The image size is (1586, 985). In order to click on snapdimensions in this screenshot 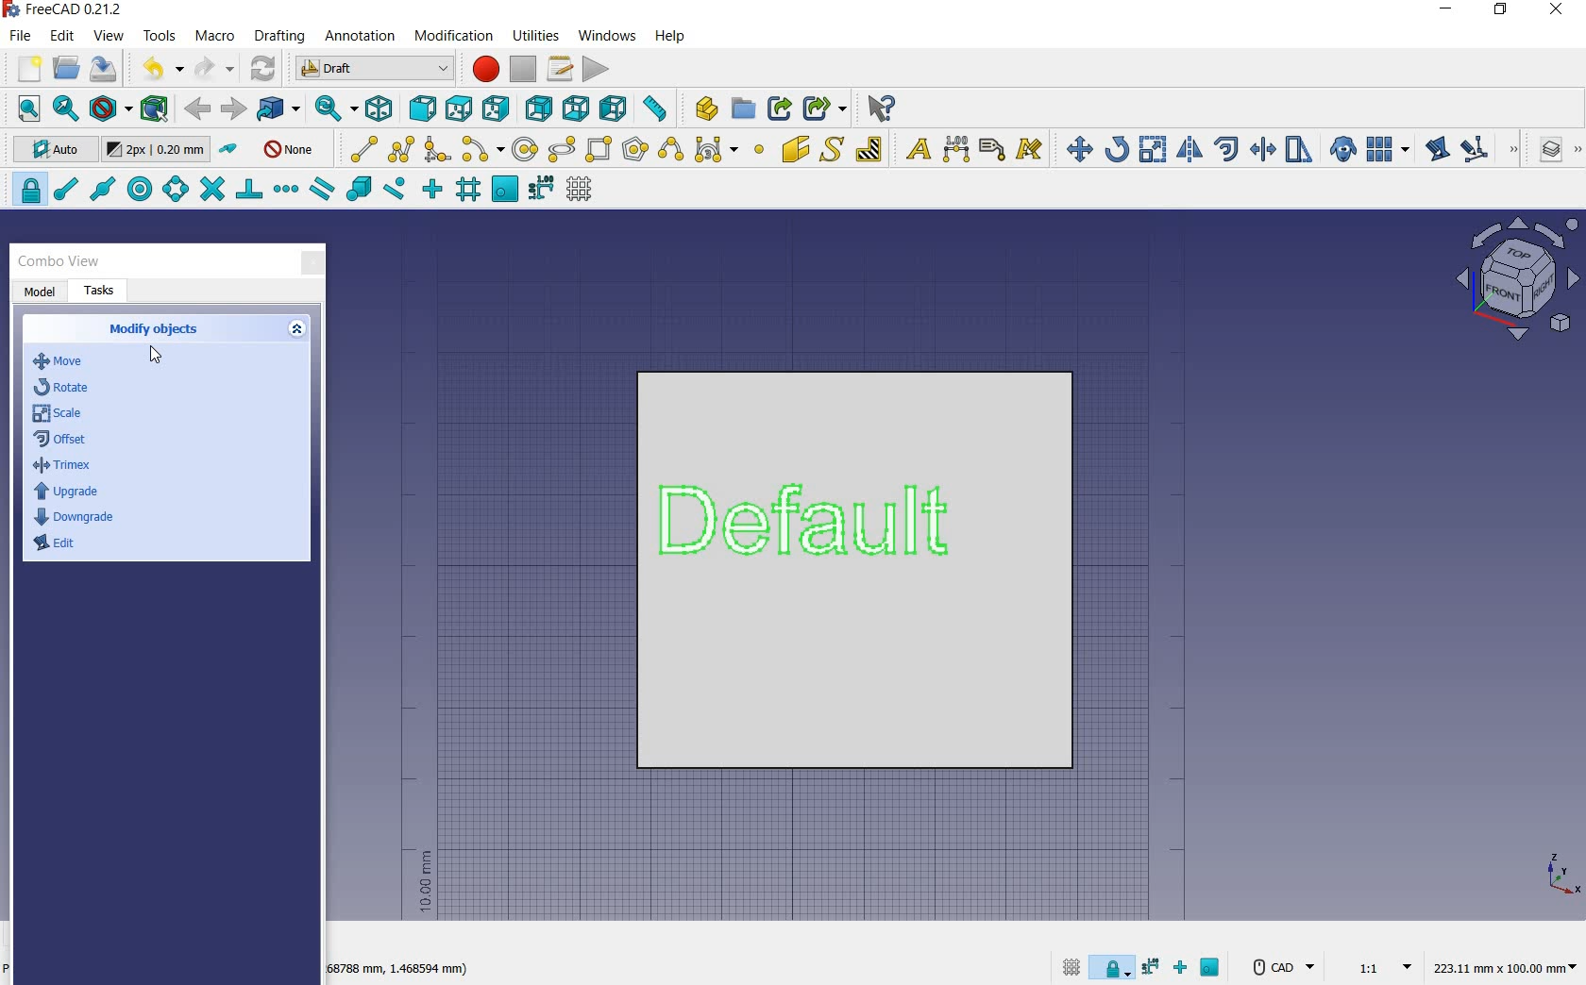, I will do `click(1154, 967)`.